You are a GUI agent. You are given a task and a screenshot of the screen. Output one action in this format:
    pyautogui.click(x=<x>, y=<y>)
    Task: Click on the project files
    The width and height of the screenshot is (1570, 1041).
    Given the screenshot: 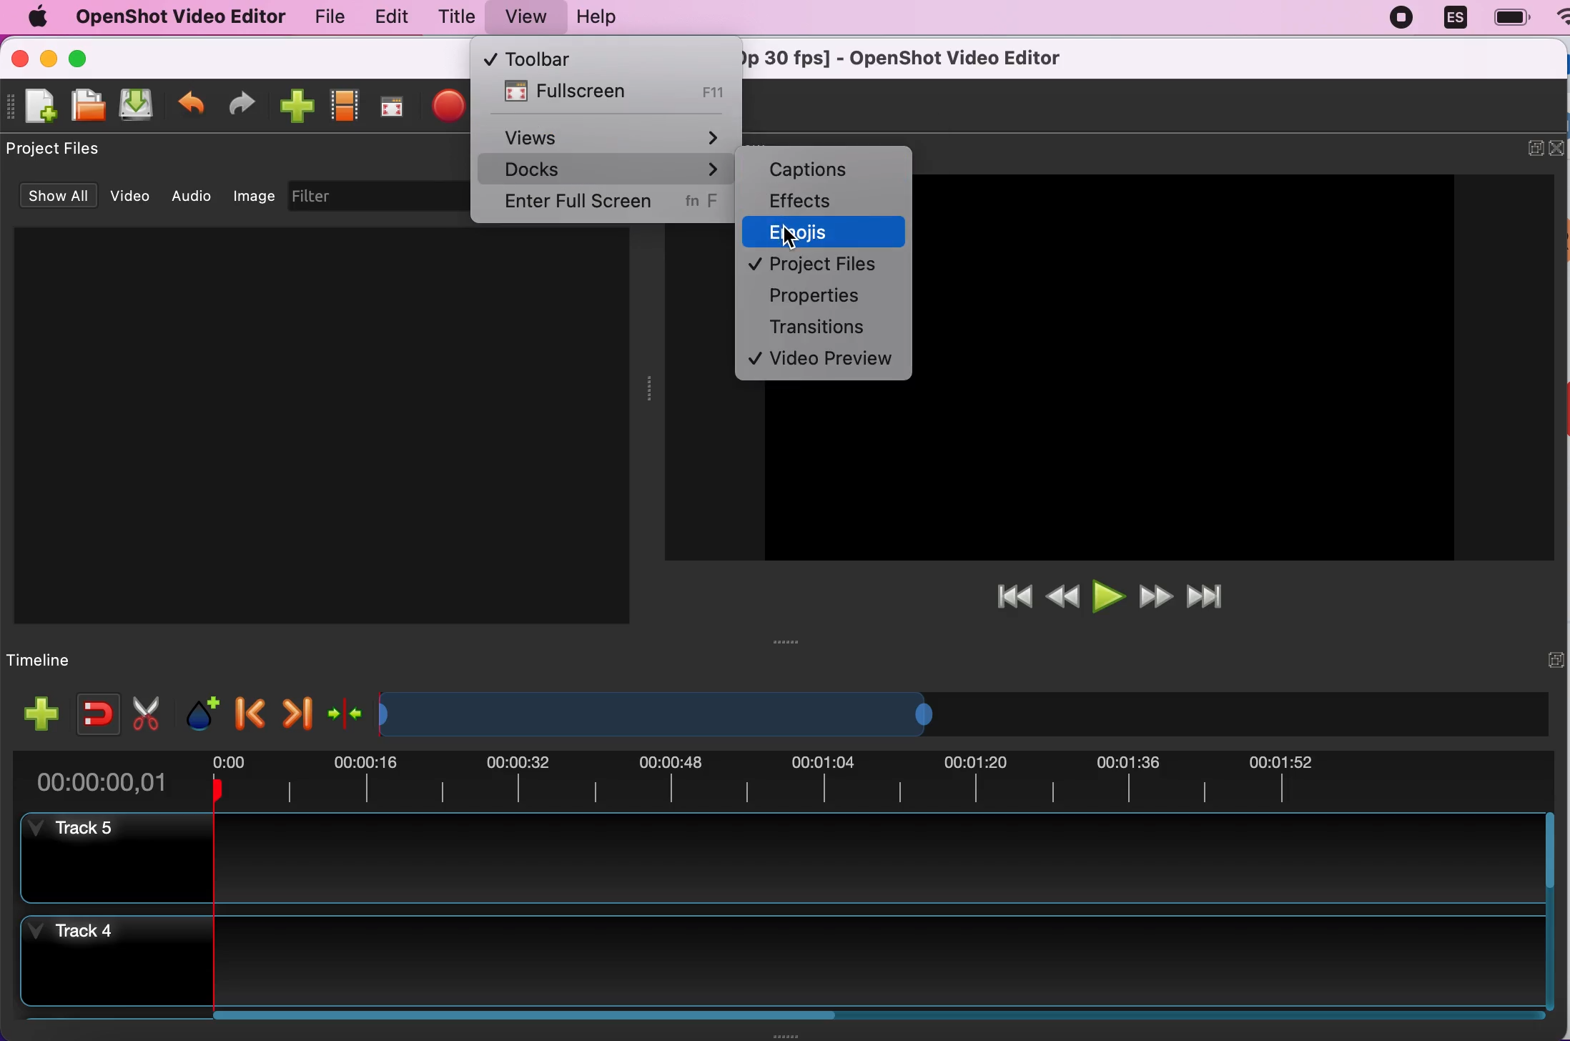 What is the action you would take?
    pyautogui.click(x=827, y=264)
    